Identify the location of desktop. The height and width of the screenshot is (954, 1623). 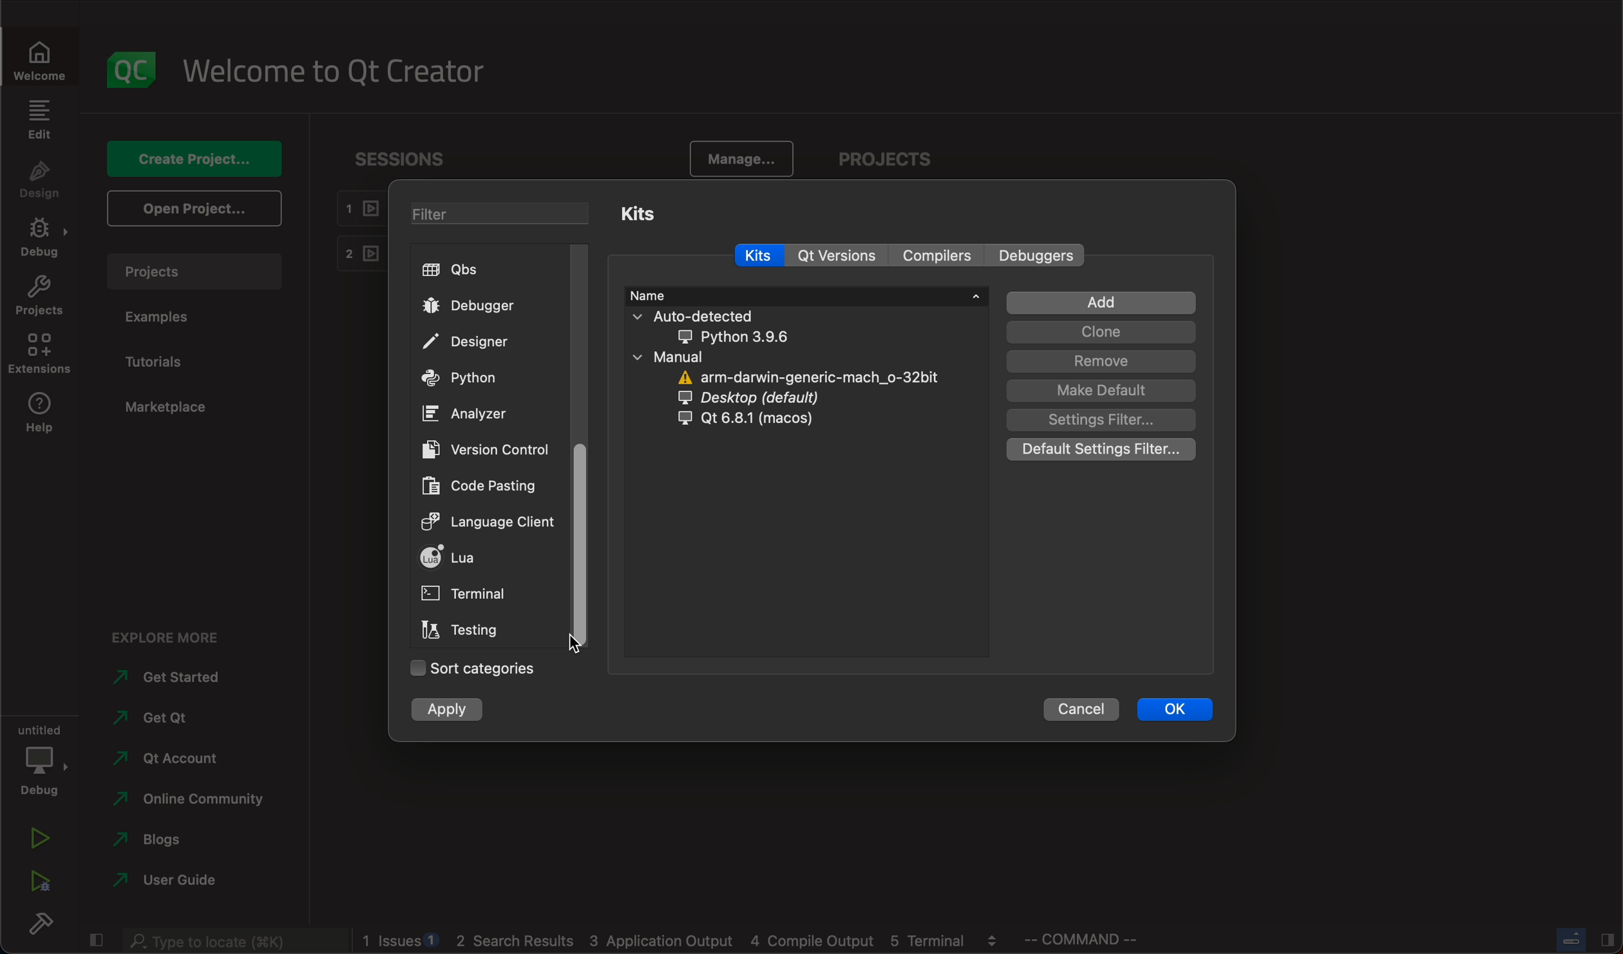
(775, 398).